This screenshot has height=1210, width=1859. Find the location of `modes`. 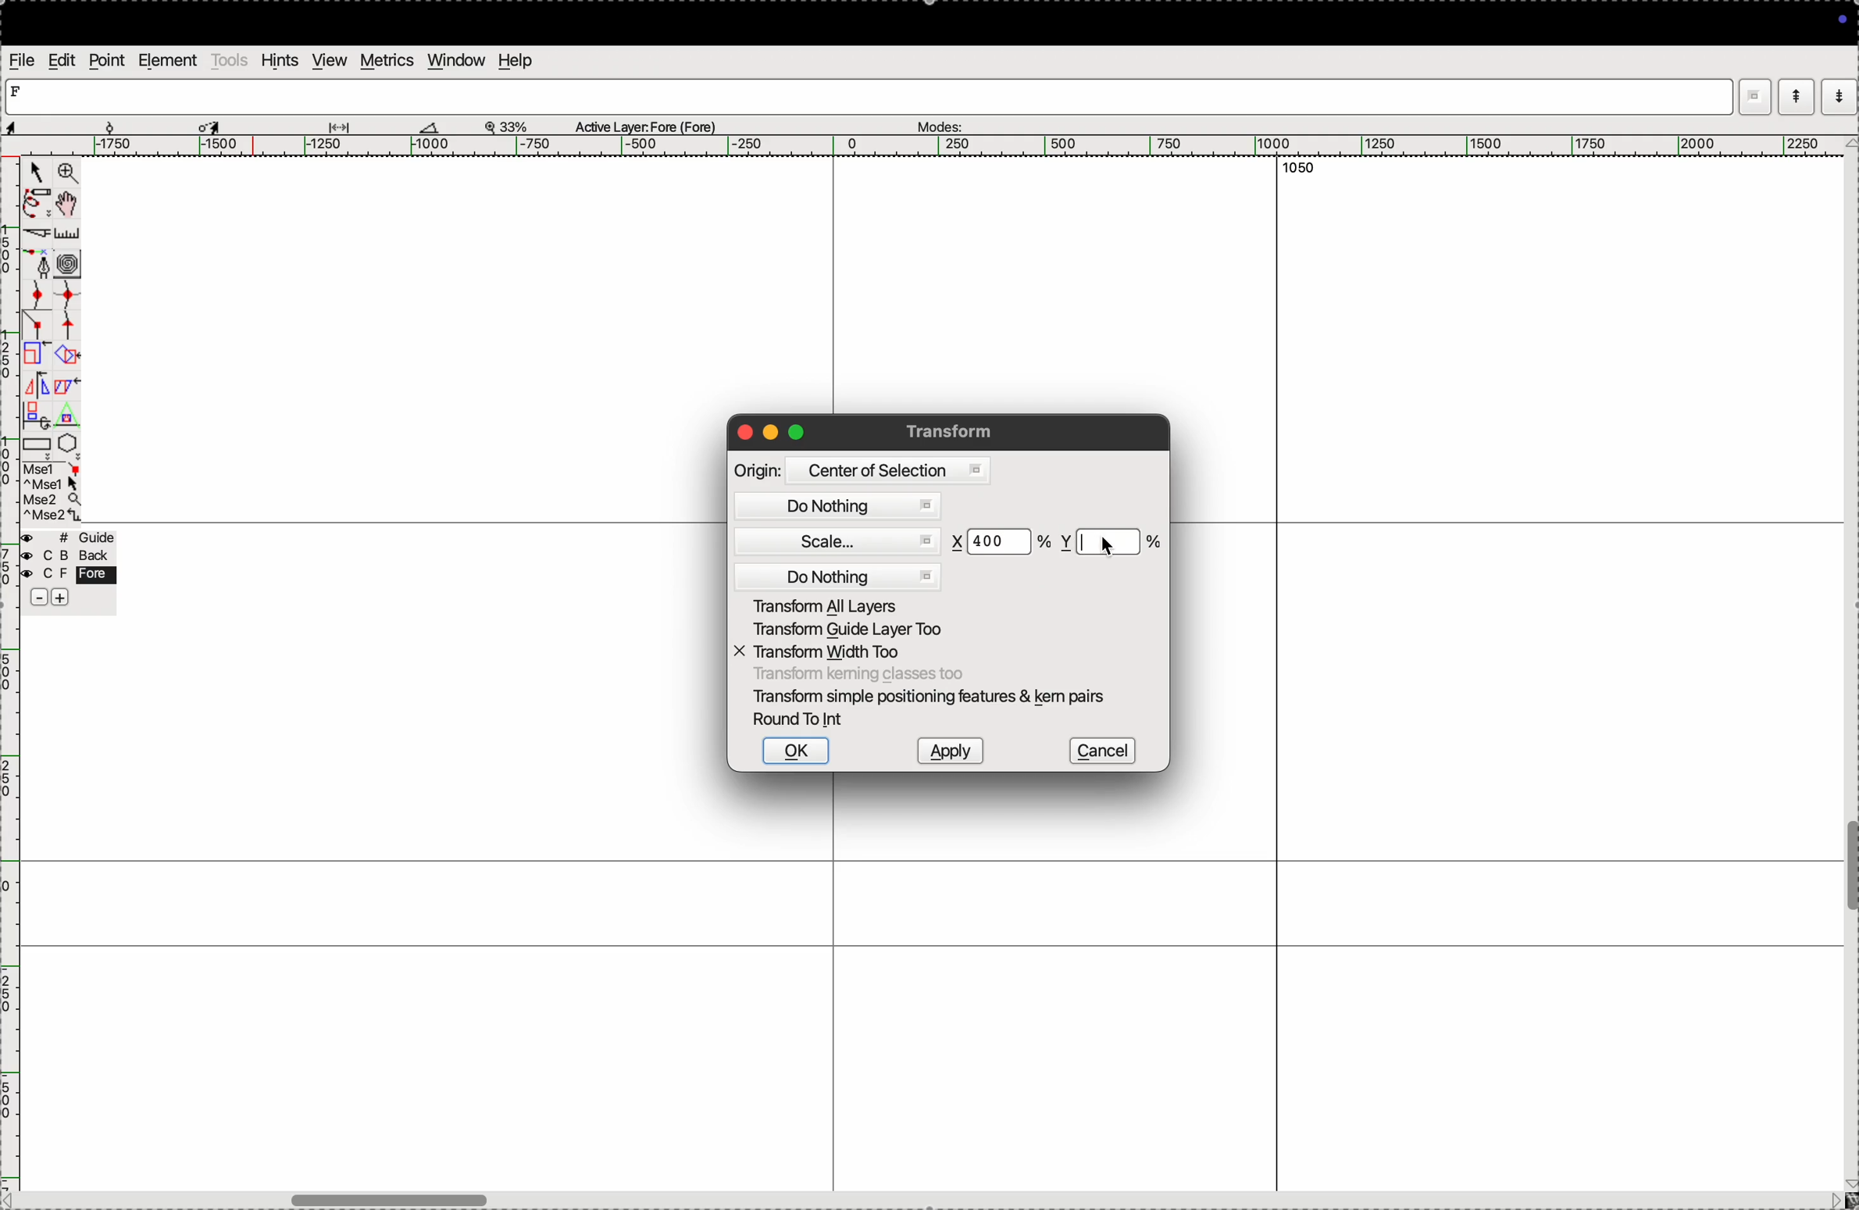

modes is located at coordinates (938, 123).